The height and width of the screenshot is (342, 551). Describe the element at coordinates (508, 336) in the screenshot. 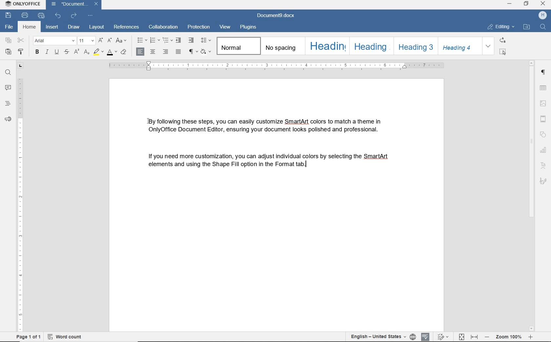

I see `zoom out or zoom in` at that location.